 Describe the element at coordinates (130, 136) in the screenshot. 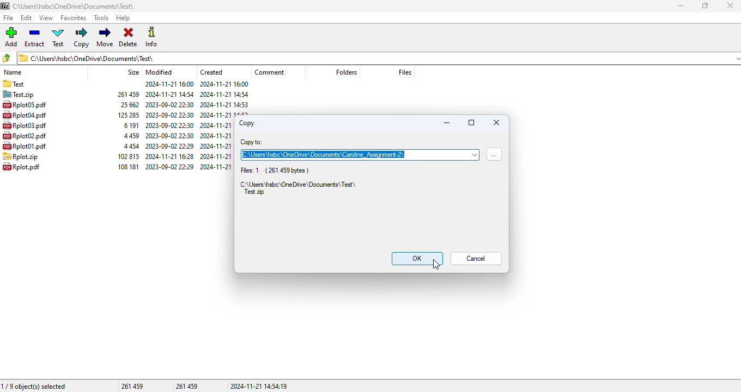

I see `size` at that location.